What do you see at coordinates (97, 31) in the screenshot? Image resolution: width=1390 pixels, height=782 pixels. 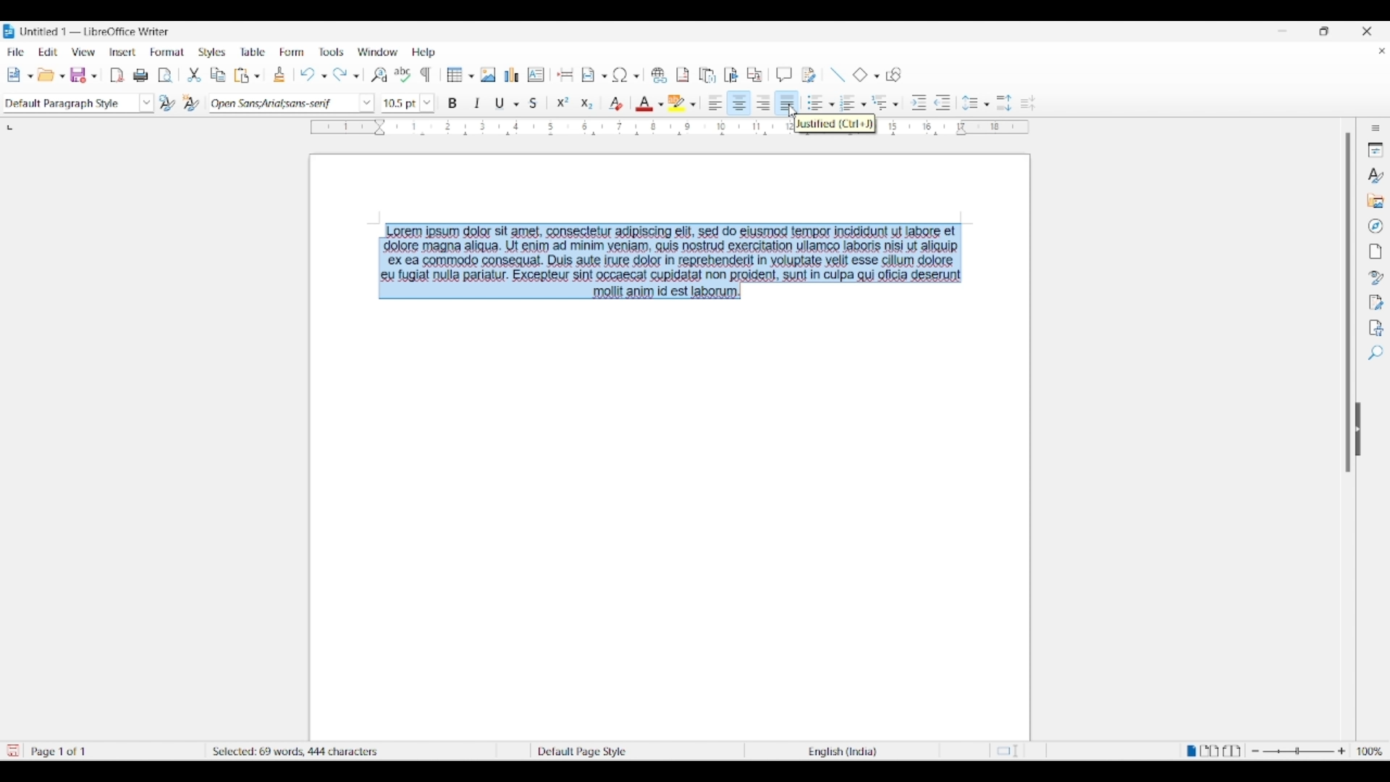 I see `Untitled 1-LibreOffice Writer` at bounding box center [97, 31].